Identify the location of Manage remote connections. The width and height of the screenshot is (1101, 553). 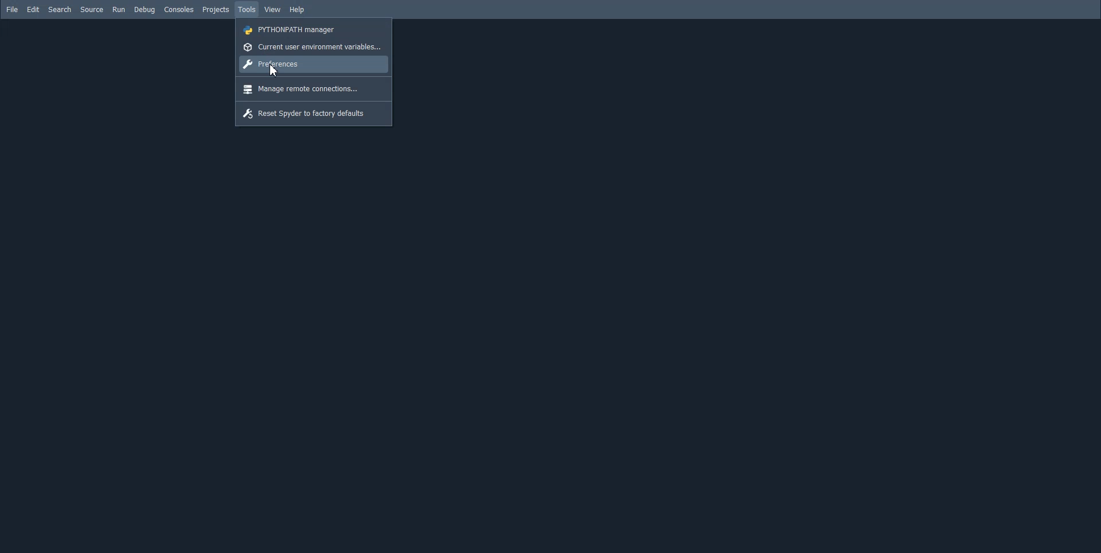
(314, 88).